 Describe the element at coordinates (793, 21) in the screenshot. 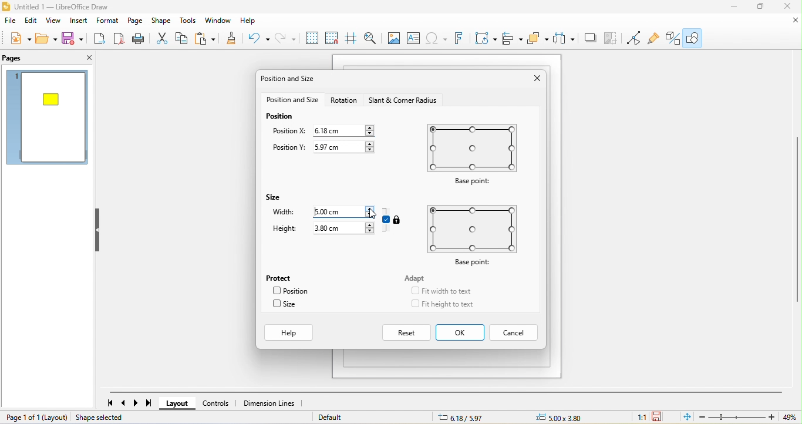

I see `close` at that location.